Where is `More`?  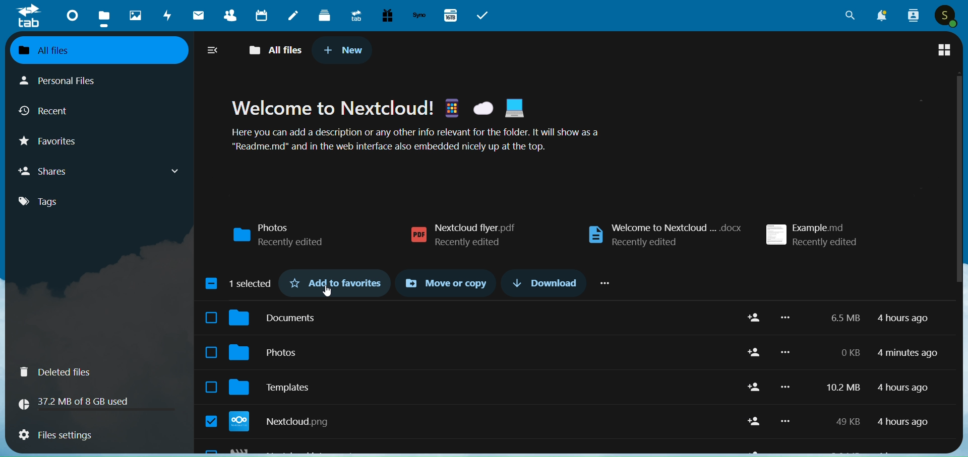 More is located at coordinates (785, 421).